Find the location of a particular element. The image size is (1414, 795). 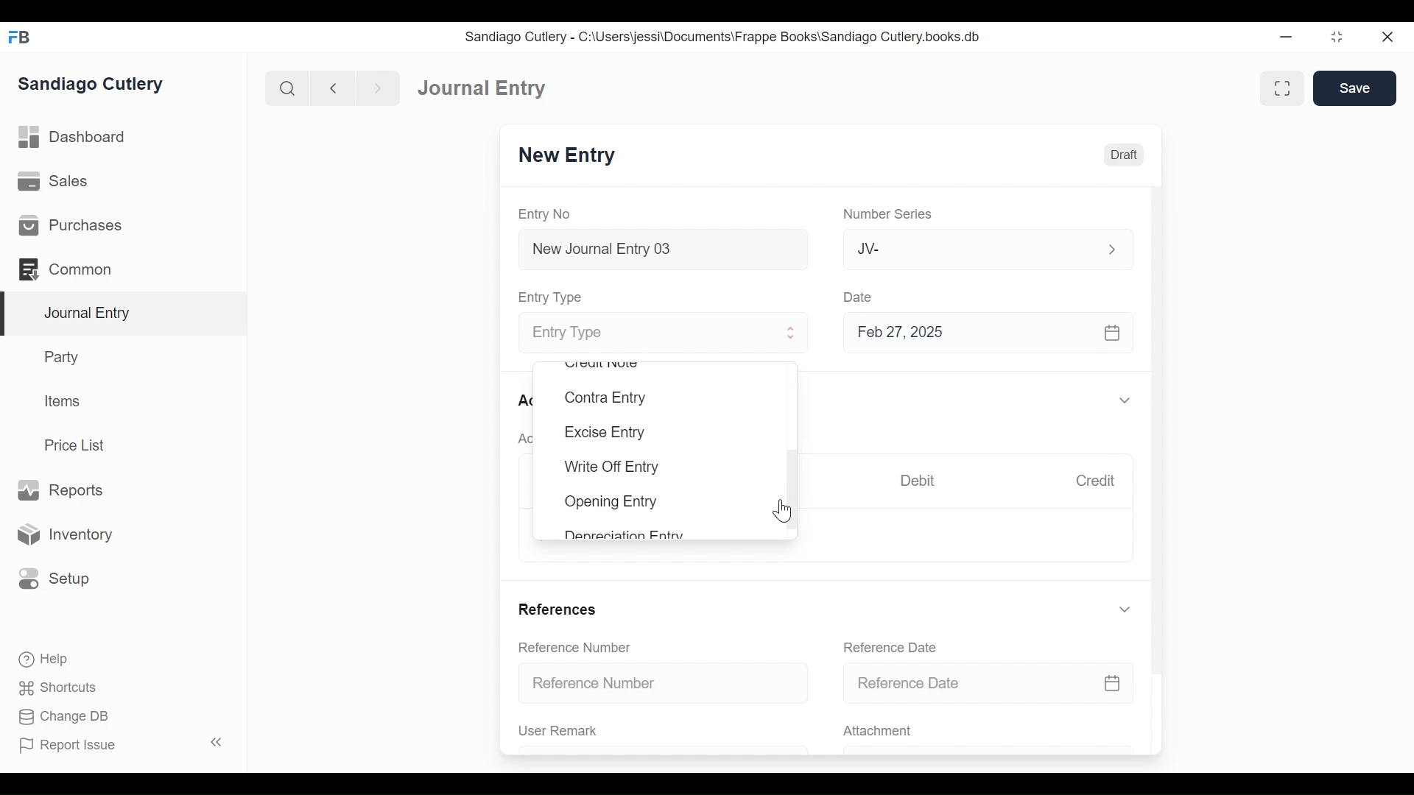

Expand is located at coordinates (1127, 609).